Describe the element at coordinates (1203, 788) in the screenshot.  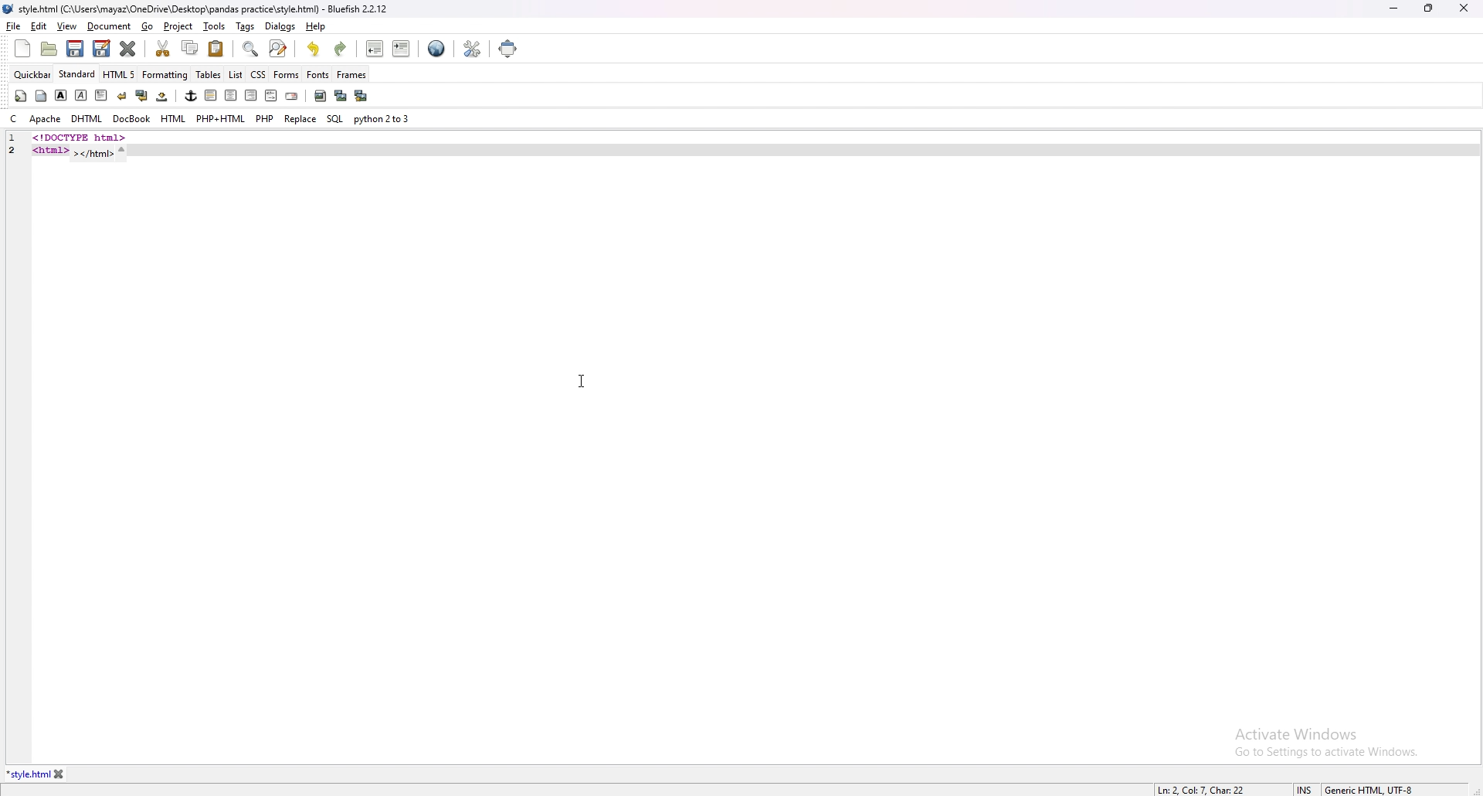
I see `line info` at that location.